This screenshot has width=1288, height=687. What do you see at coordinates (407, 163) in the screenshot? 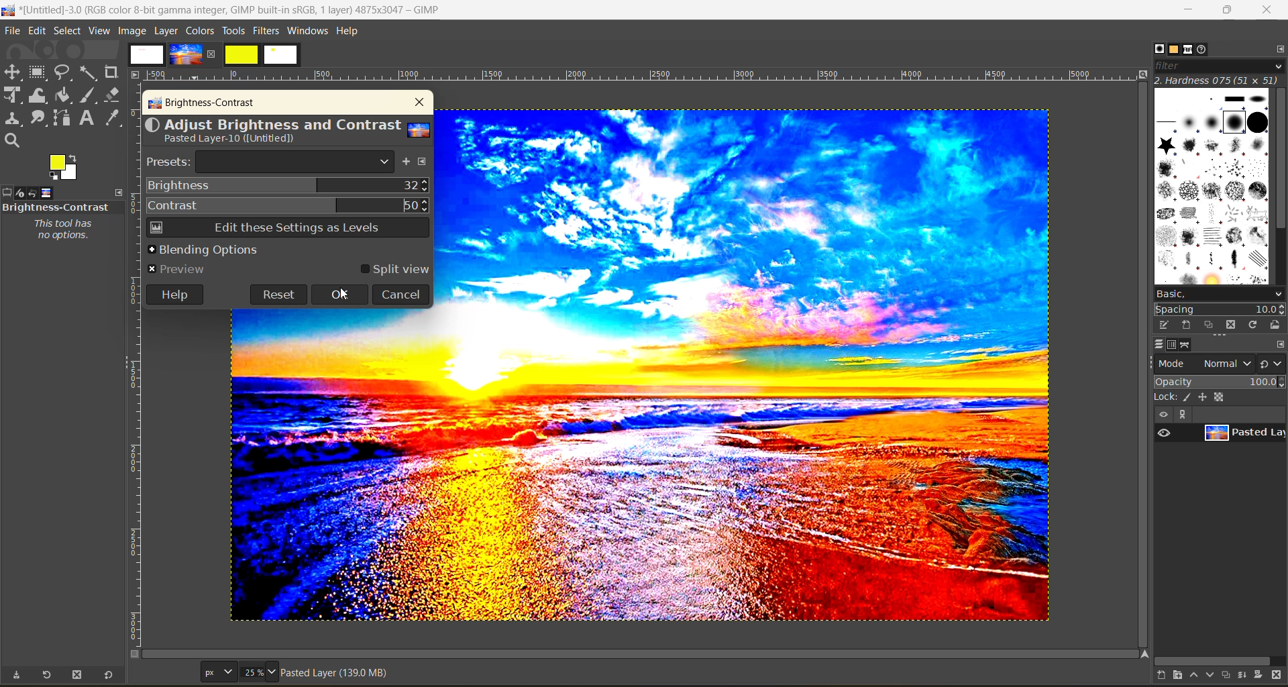
I see `add preset` at bounding box center [407, 163].